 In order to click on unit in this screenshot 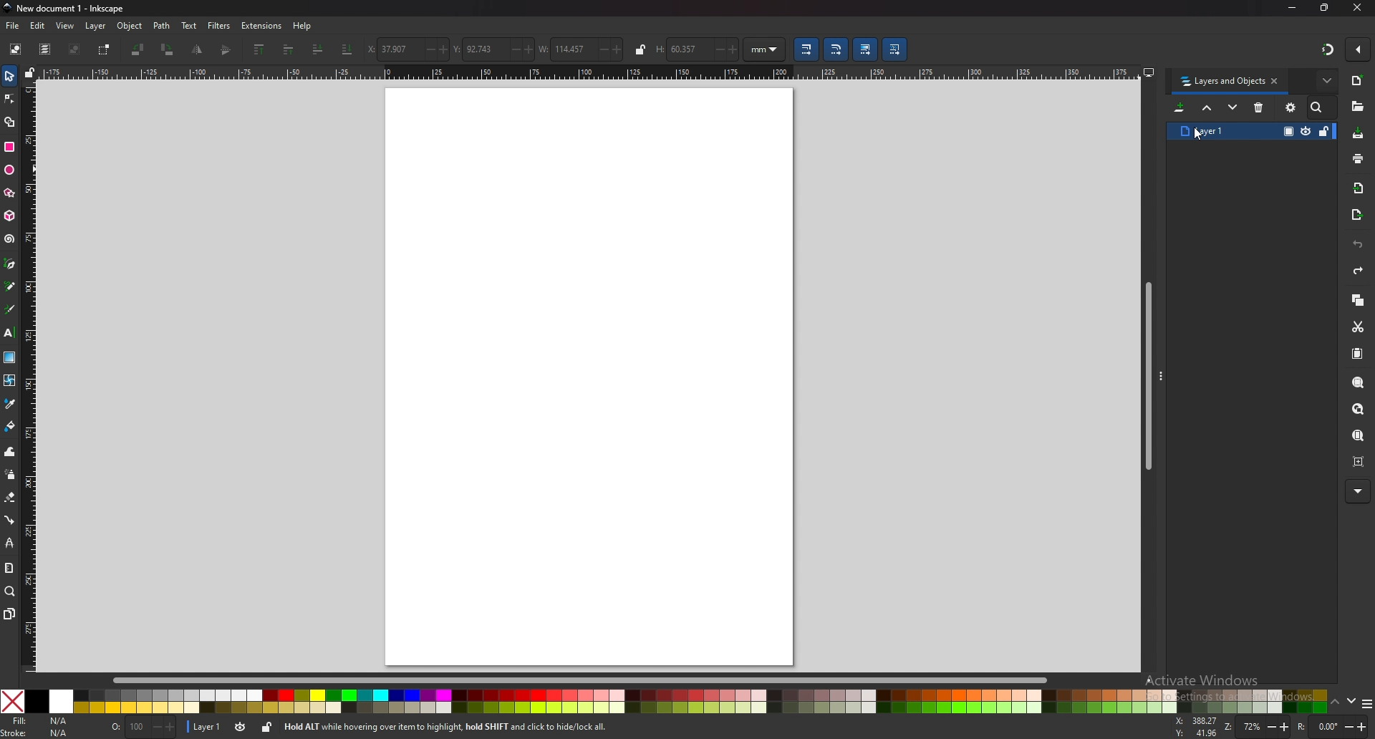, I will do `click(766, 49)`.